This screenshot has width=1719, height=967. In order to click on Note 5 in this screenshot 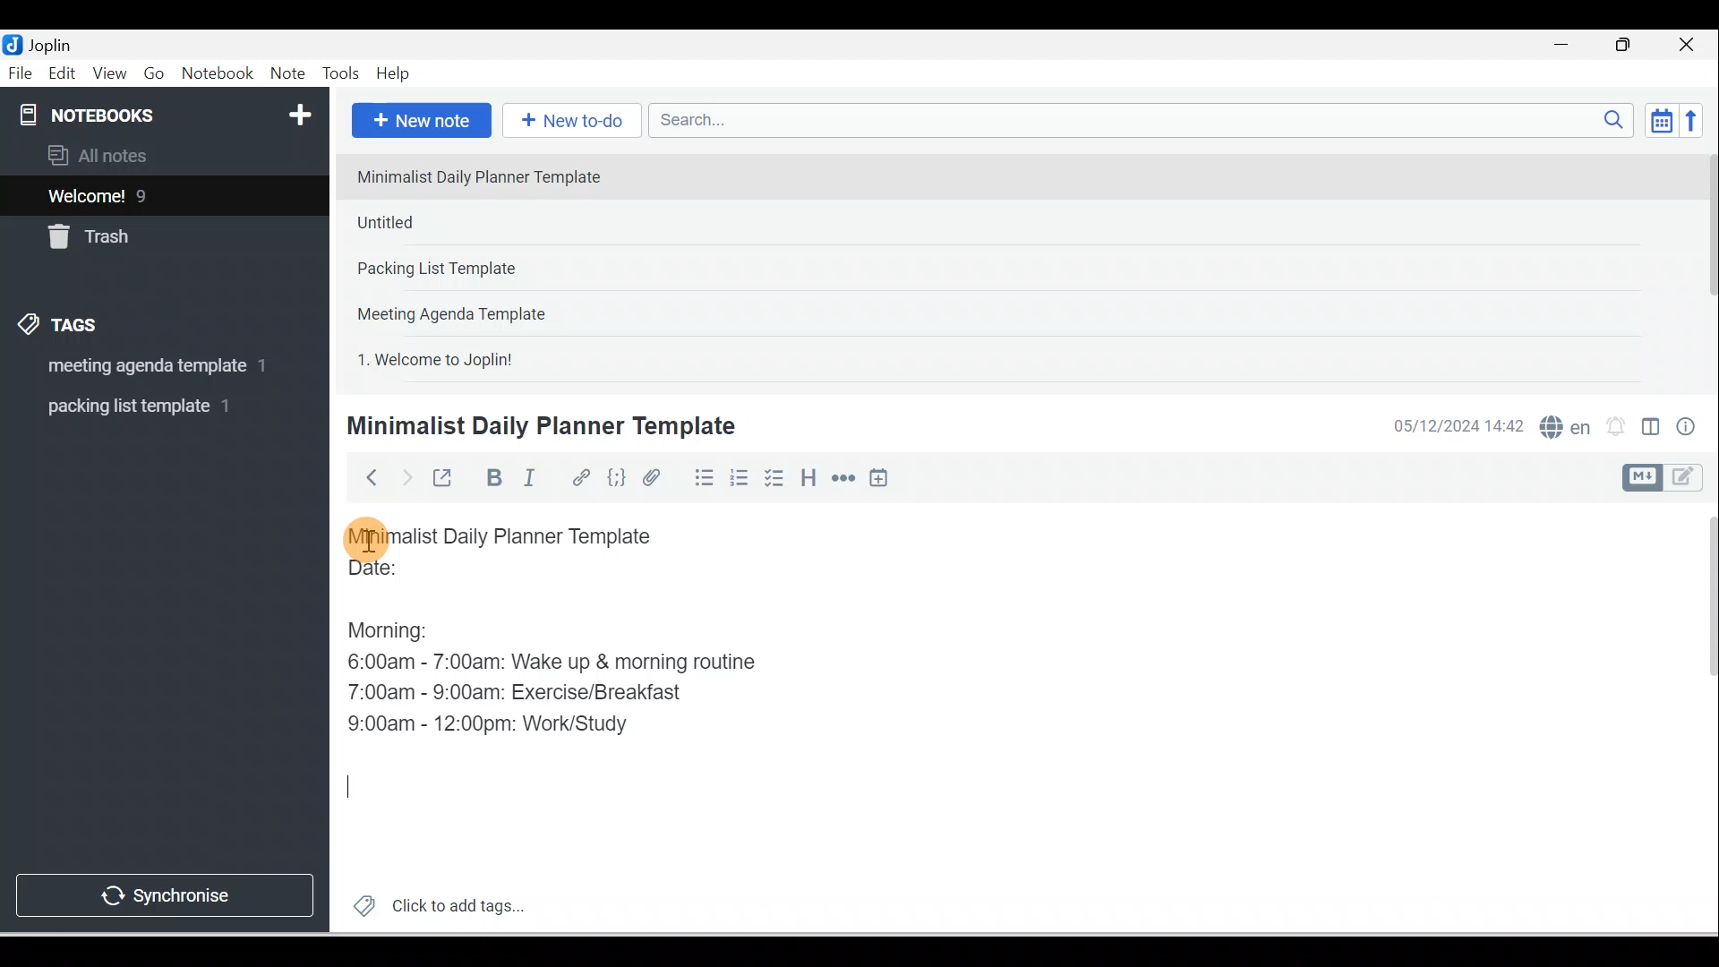, I will do `click(500, 357)`.